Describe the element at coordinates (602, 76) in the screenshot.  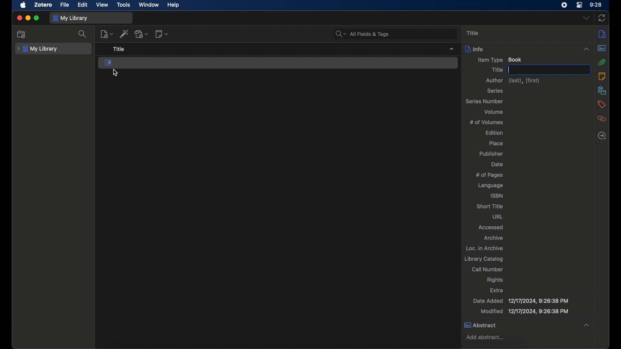
I see `notes` at that location.